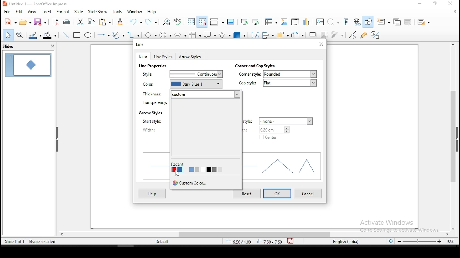 The image size is (460, 258). I want to click on new slide, so click(383, 21).